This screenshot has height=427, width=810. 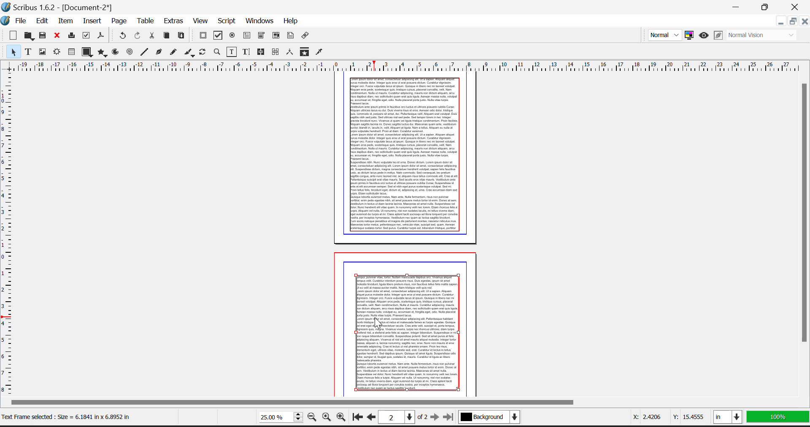 I want to click on Undo, so click(x=122, y=36).